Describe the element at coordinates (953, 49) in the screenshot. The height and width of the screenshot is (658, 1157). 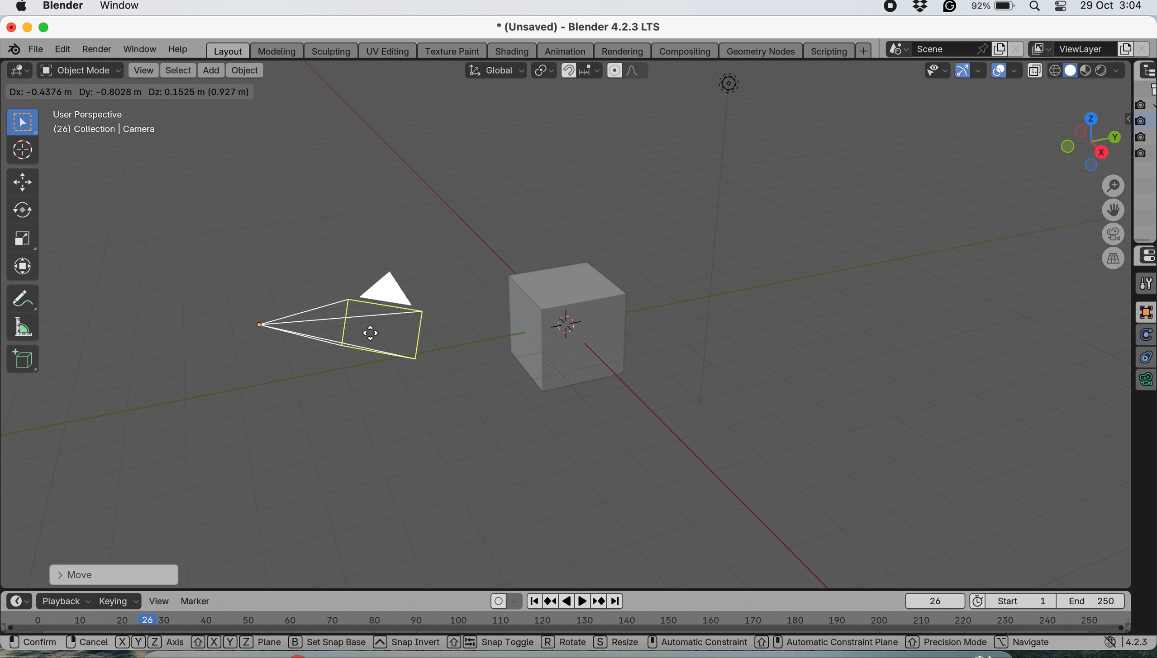
I see `scene` at that location.